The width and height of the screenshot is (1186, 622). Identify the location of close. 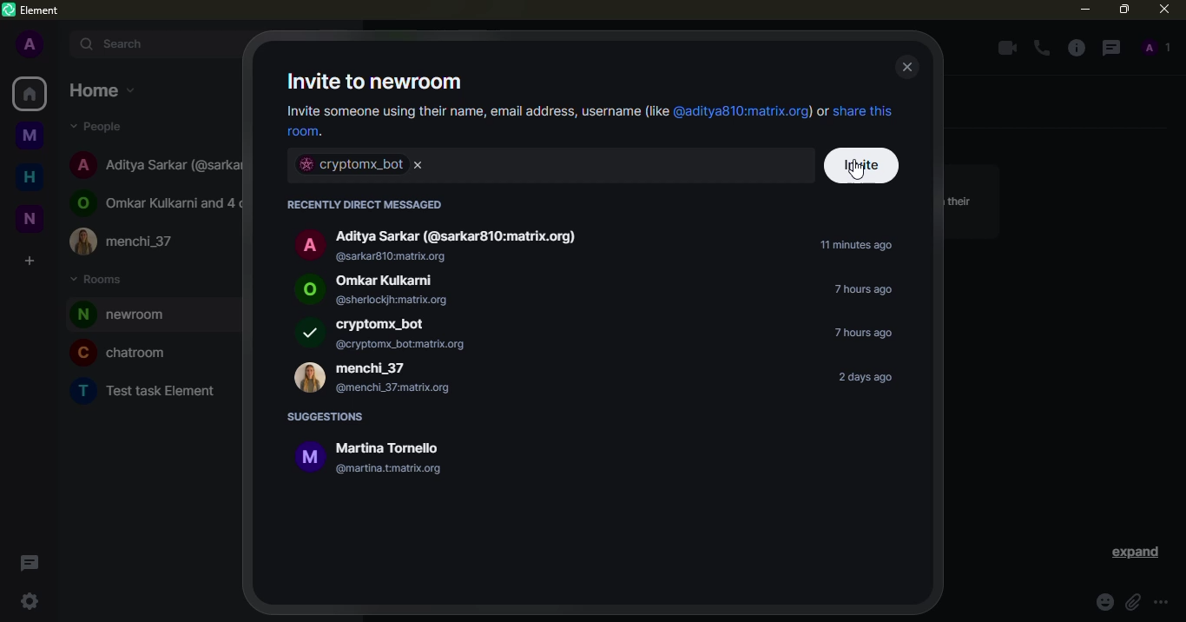
(906, 67).